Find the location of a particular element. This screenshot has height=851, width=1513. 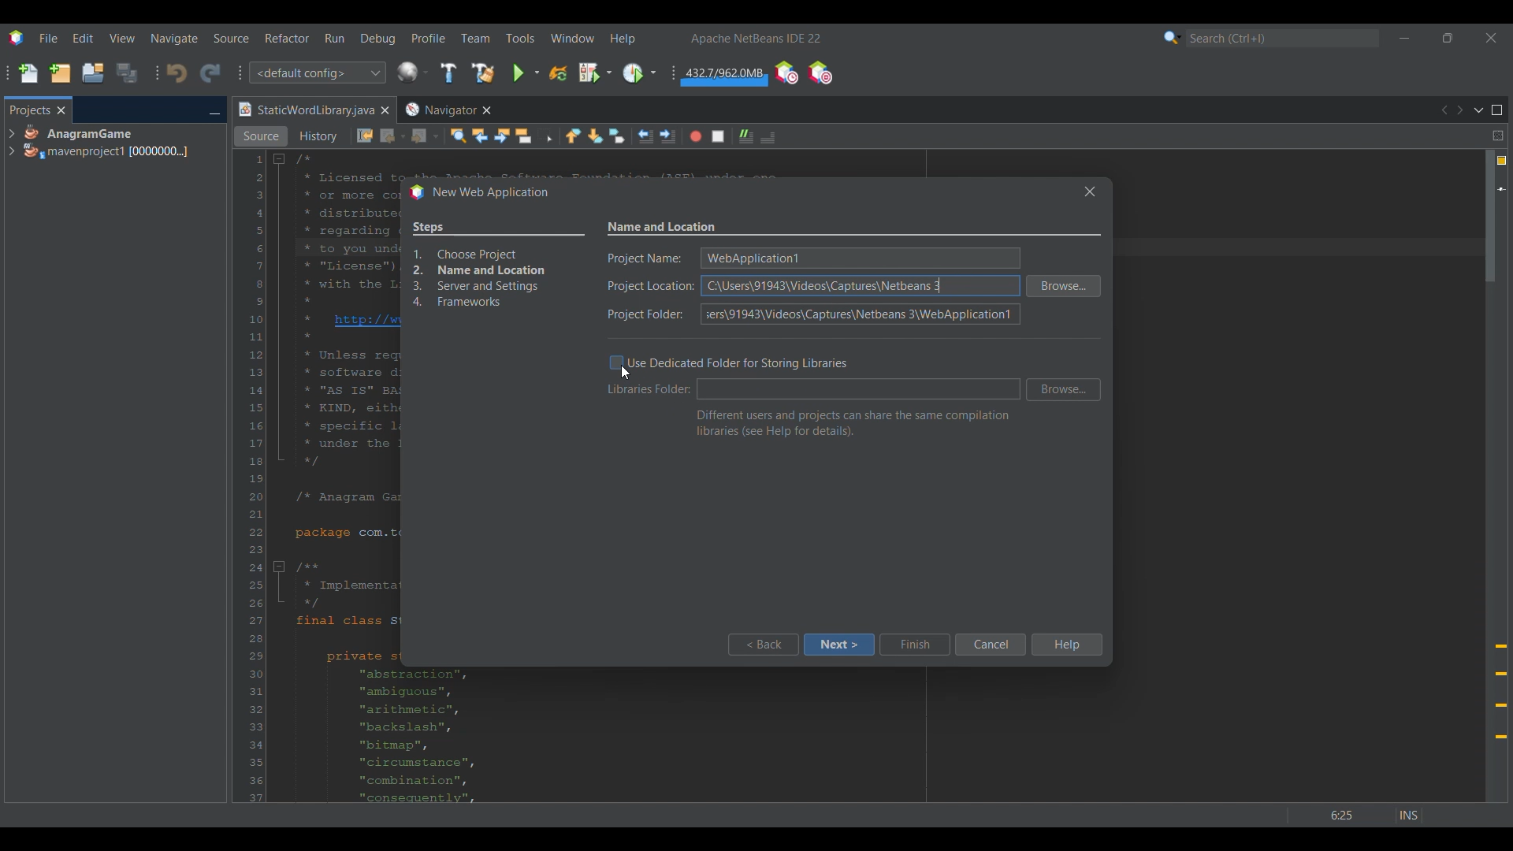

Project options is located at coordinates (107, 142).